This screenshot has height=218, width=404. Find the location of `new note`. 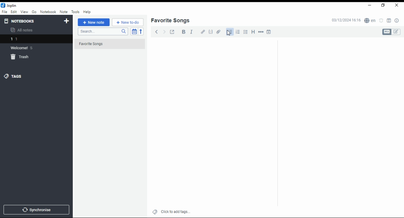

new note is located at coordinates (94, 22).